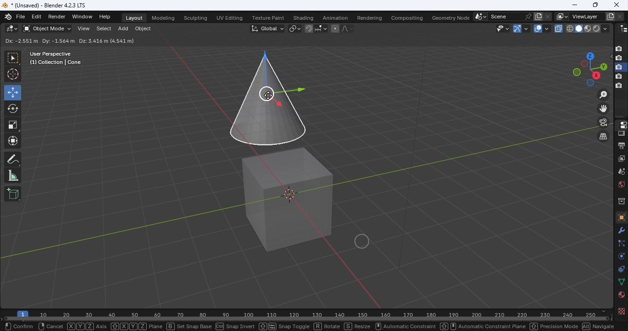 The height and width of the screenshot is (331, 628). Describe the element at coordinates (12, 160) in the screenshot. I see `Annotate` at that location.